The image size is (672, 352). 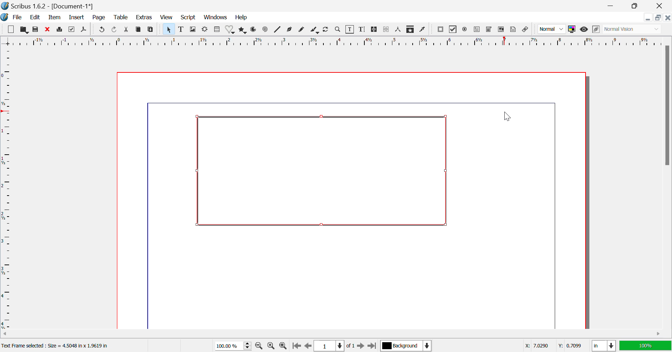 What do you see at coordinates (334, 345) in the screenshot?
I see `Page 1 of 1` at bounding box center [334, 345].